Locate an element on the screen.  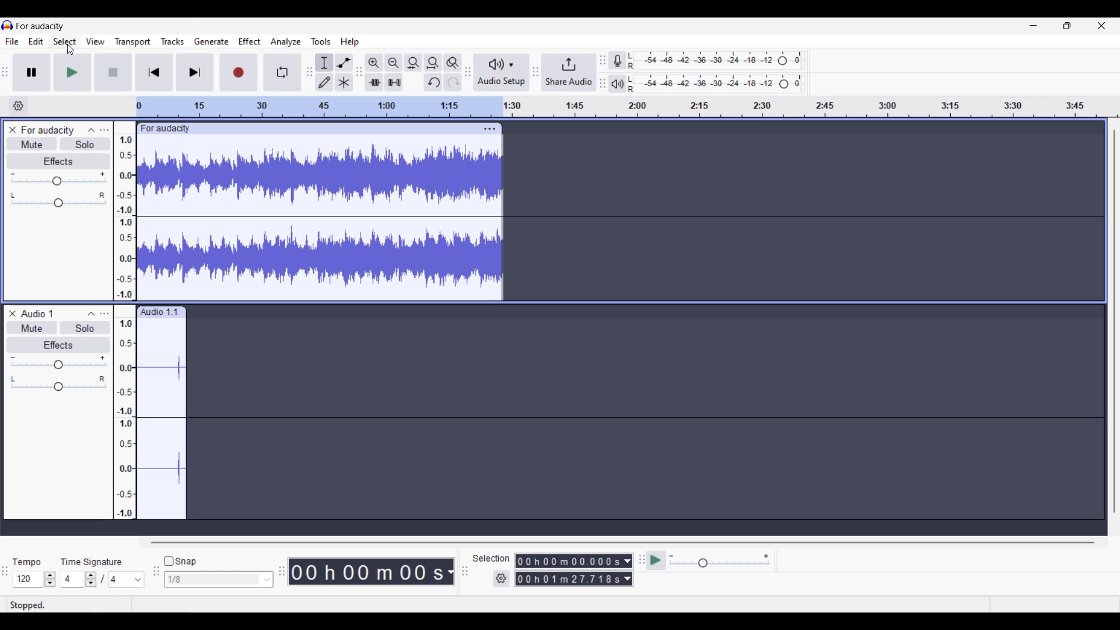
Skip/Select to start is located at coordinates (155, 72).